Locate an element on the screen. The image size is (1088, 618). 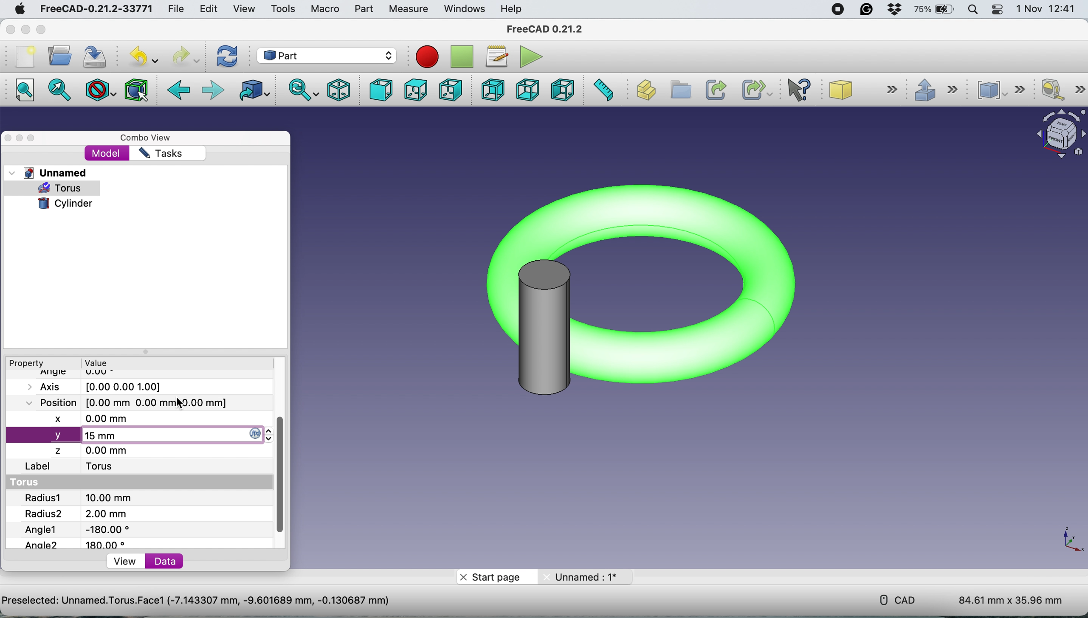
object interface is located at coordinates (1057, 136).